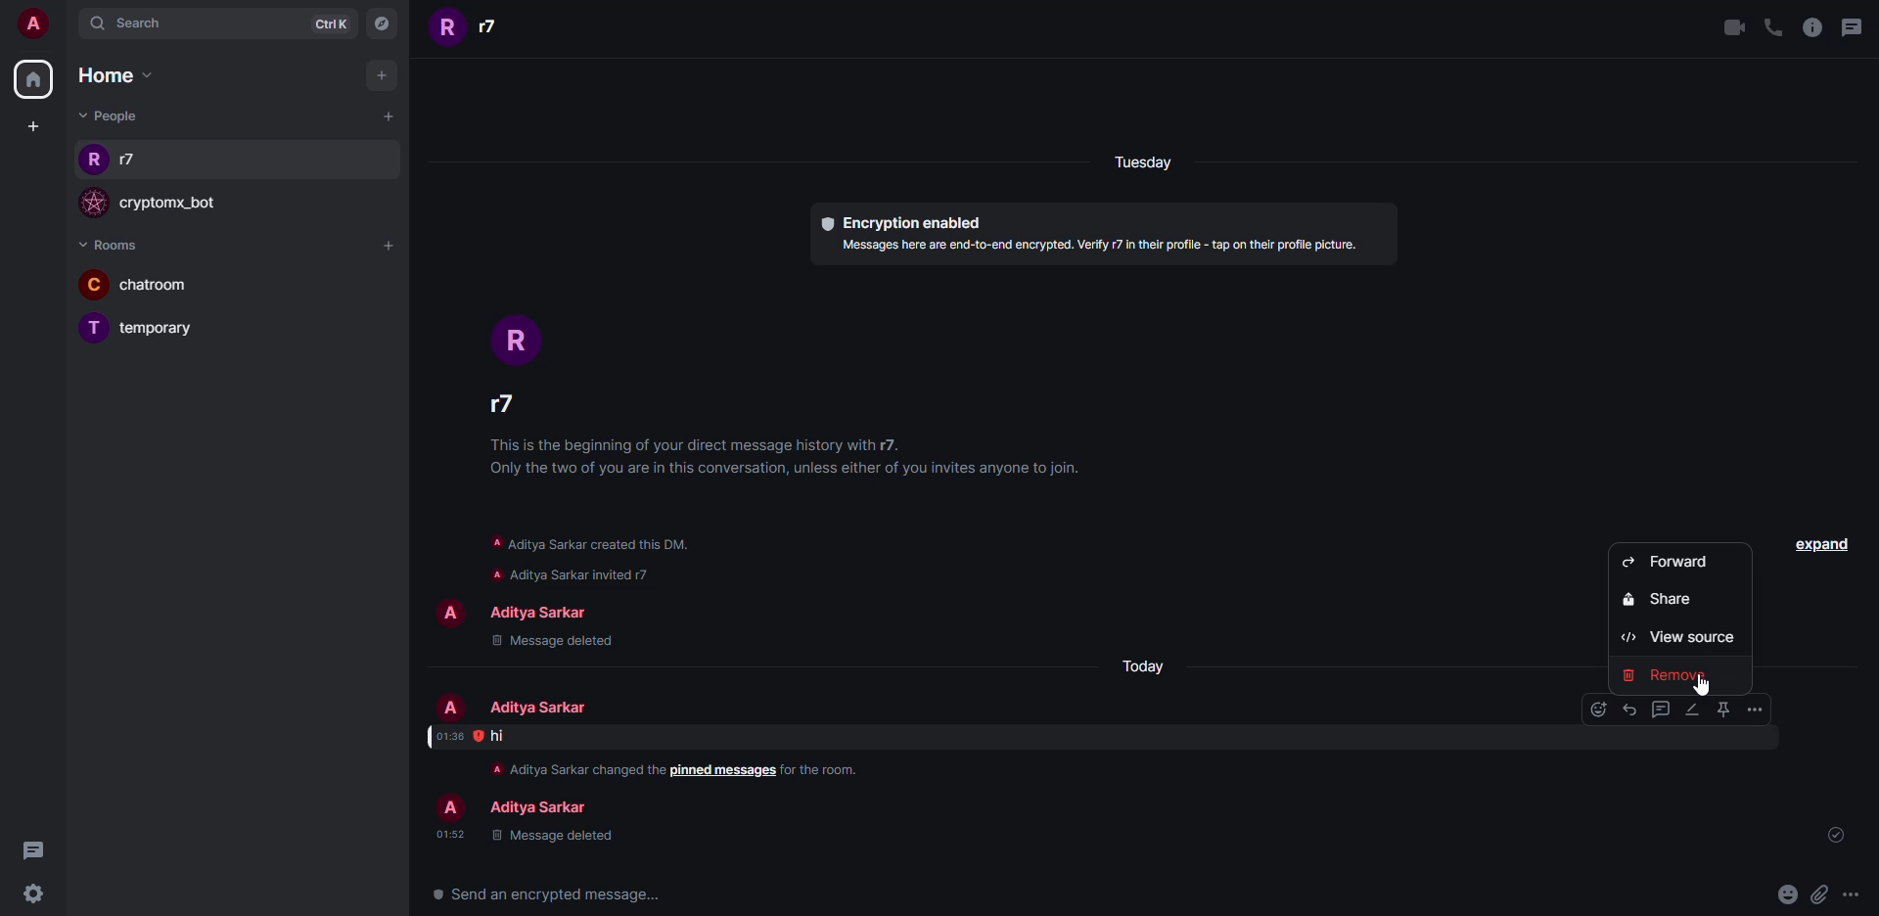  I want to click on create space, so click(28, 125).